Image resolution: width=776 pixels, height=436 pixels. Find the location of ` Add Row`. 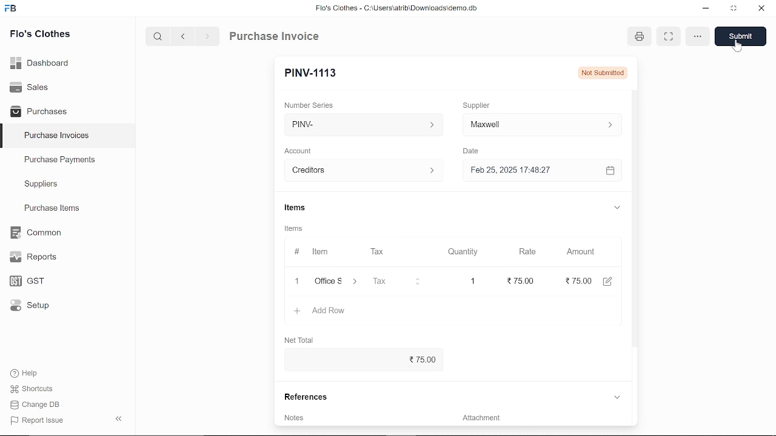

 Add Row is located at coordinates (321, 311).